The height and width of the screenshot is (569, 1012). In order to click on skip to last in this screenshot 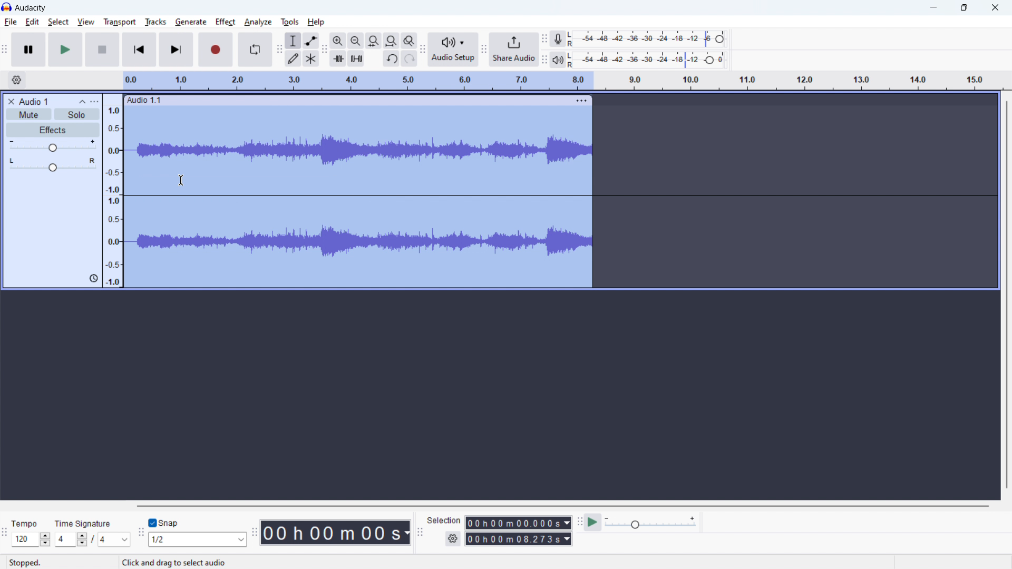, I will do `click(177, 49)`.